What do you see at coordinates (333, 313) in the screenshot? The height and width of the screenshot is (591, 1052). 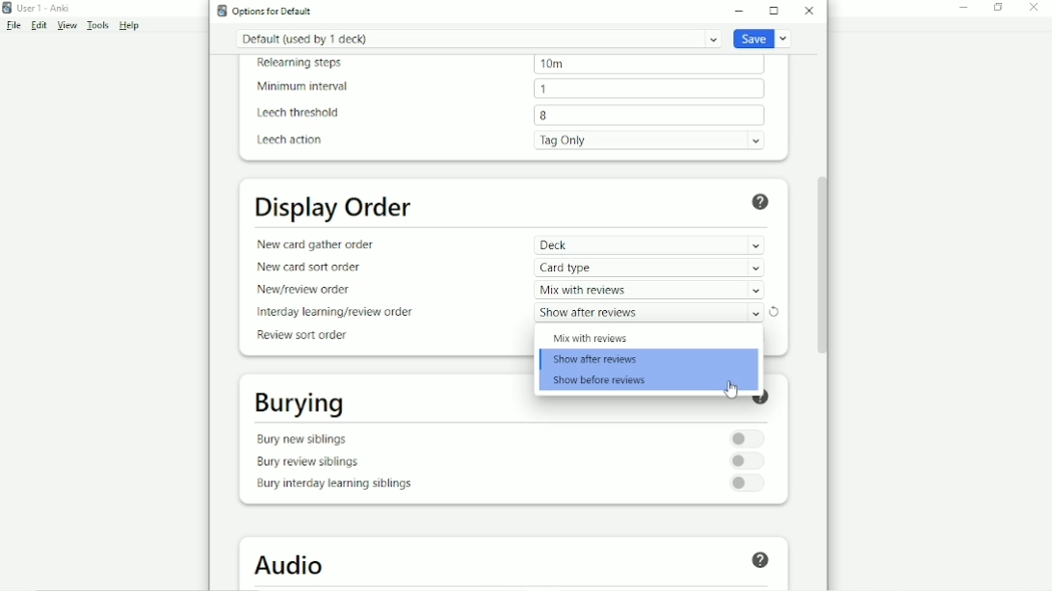 I see `Interday learning/review order` at bounding box center [333, 313].